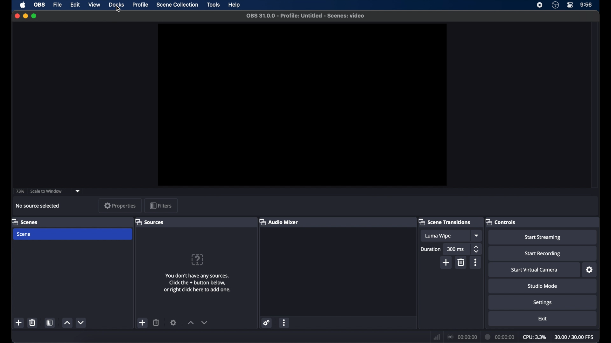  Describe the element at coordinates (118, 9) in the screenshot. I see `cursor` at that location.